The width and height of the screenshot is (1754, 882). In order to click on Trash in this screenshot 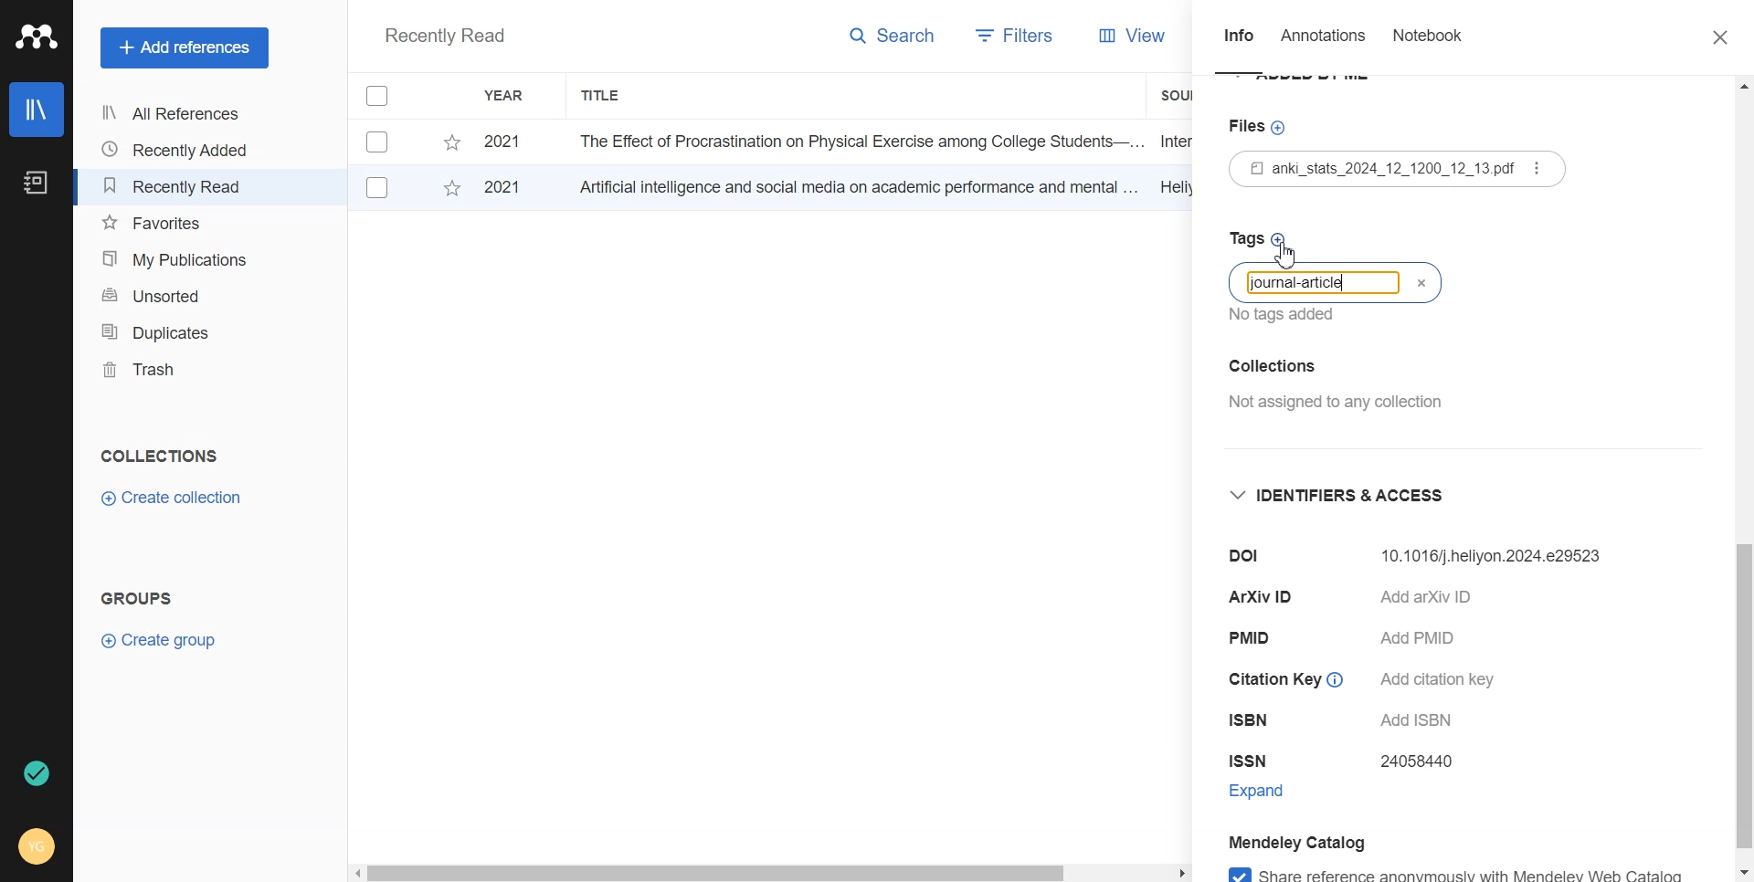, I will do `click(179, 370)`.